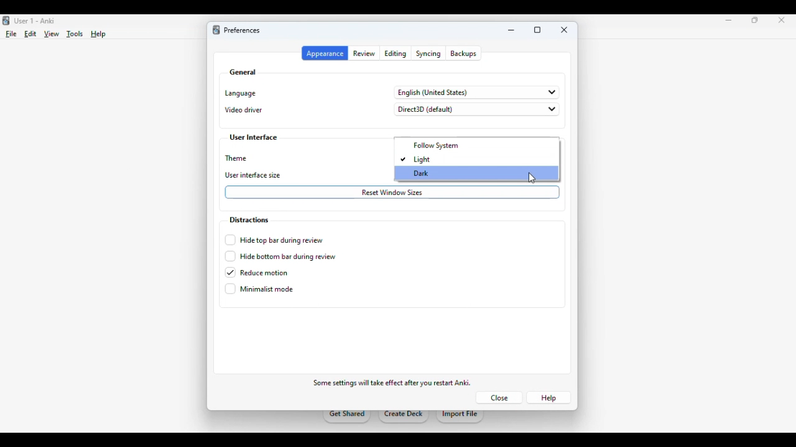 The image size is (796, 447). Describe the element at coordinates (532, 178) in the screenshot. I see `cursor` at that location.